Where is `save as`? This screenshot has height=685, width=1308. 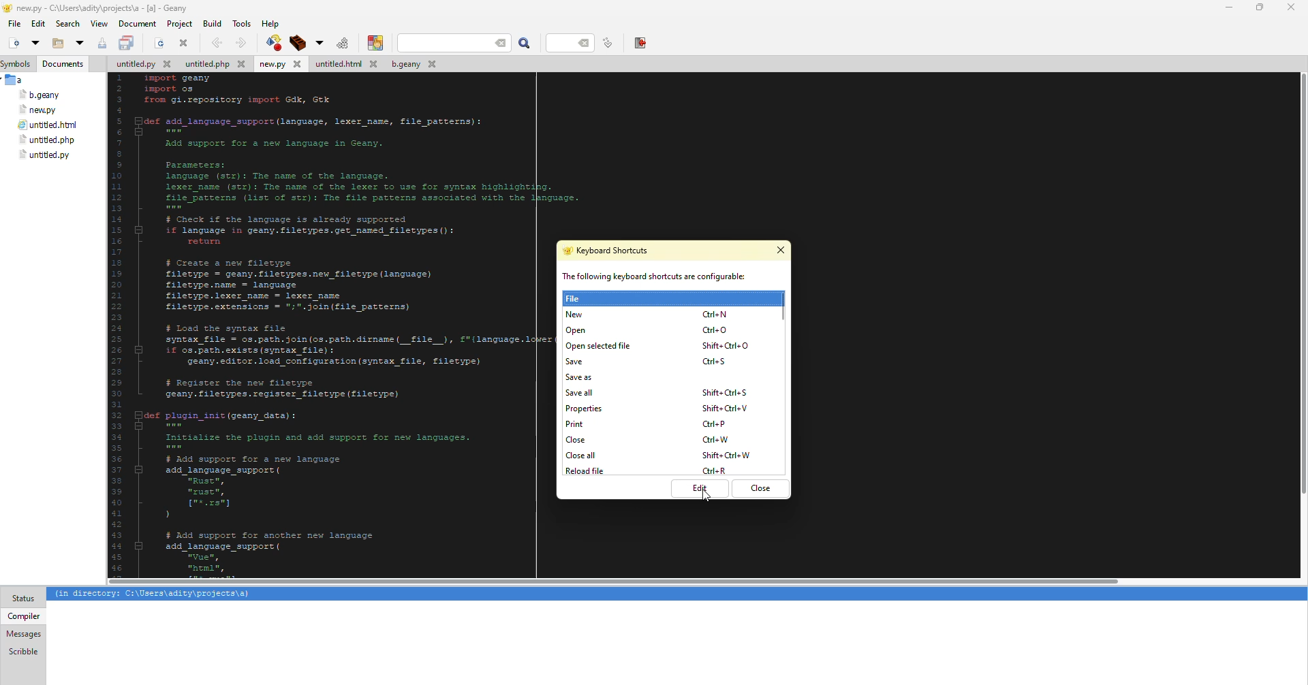 save as is located at coordinates (580, 377).